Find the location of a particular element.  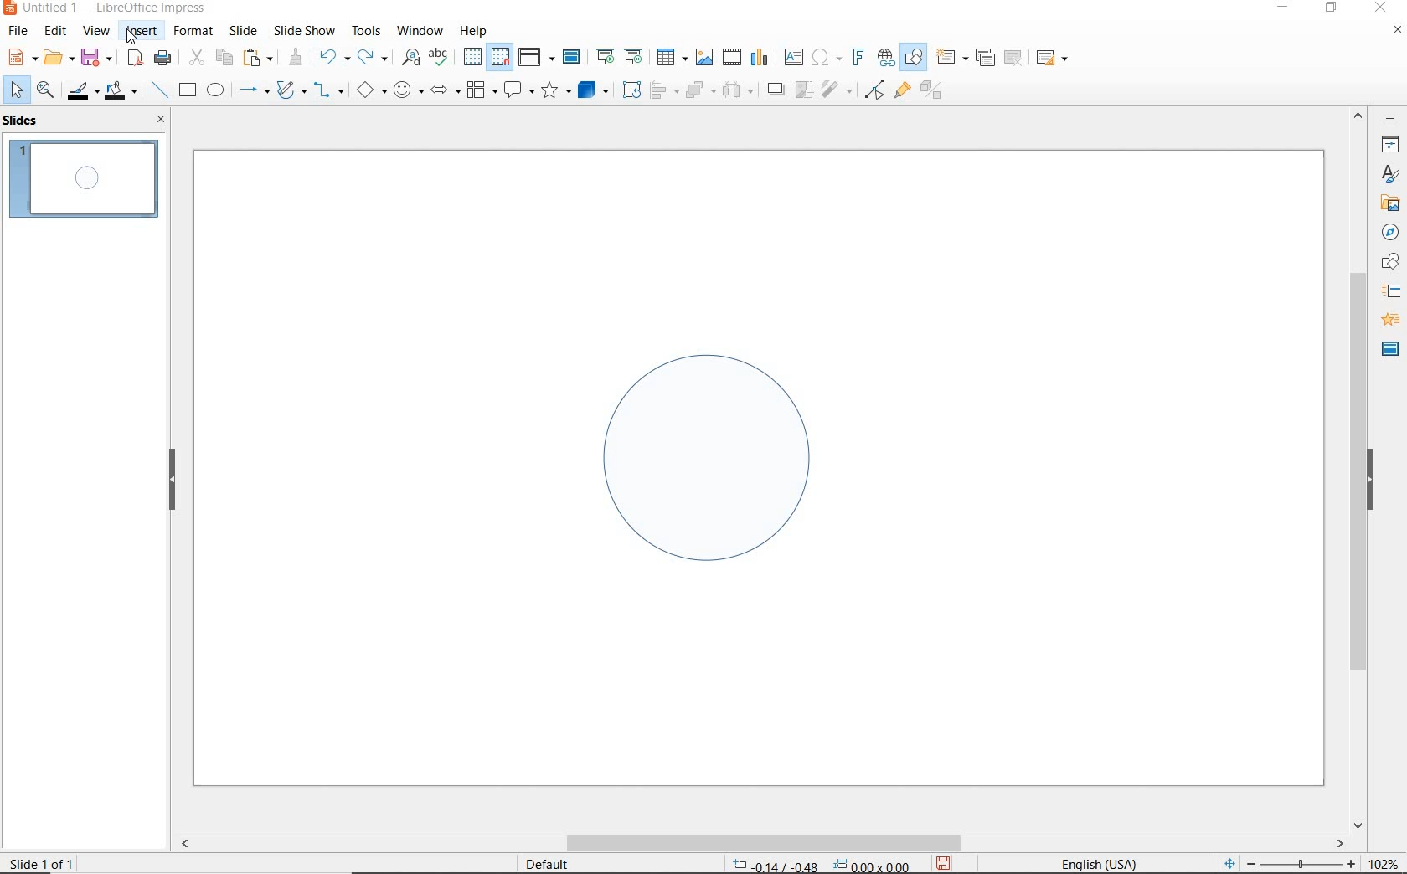

connectors is located at coordinates (329, 92).